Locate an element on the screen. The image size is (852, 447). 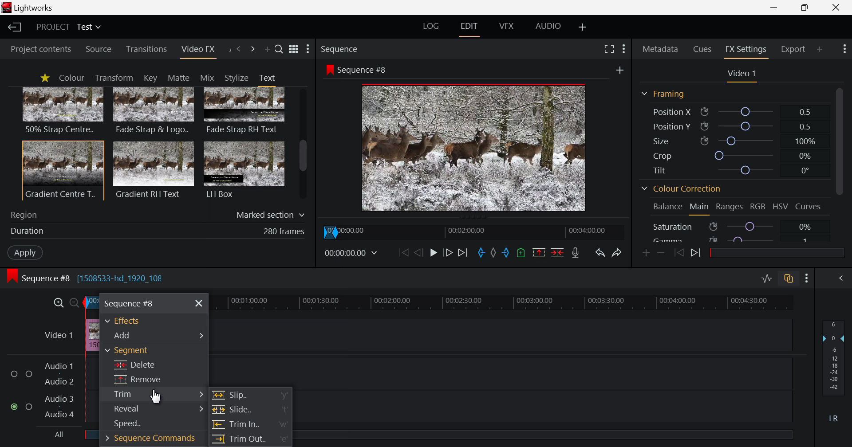
Metadata is located at coordinates (661, 47).